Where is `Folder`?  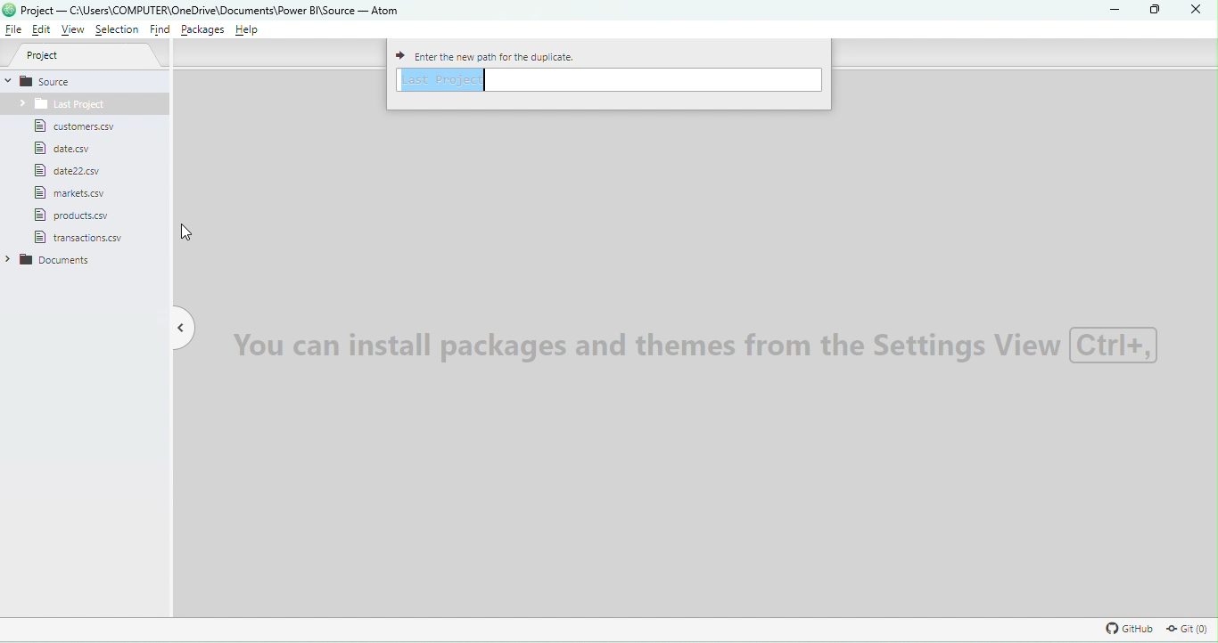 Folder is located at coordinates (58, 105).